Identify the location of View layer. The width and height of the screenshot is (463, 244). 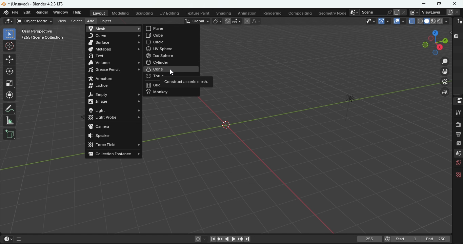
(458, 145).